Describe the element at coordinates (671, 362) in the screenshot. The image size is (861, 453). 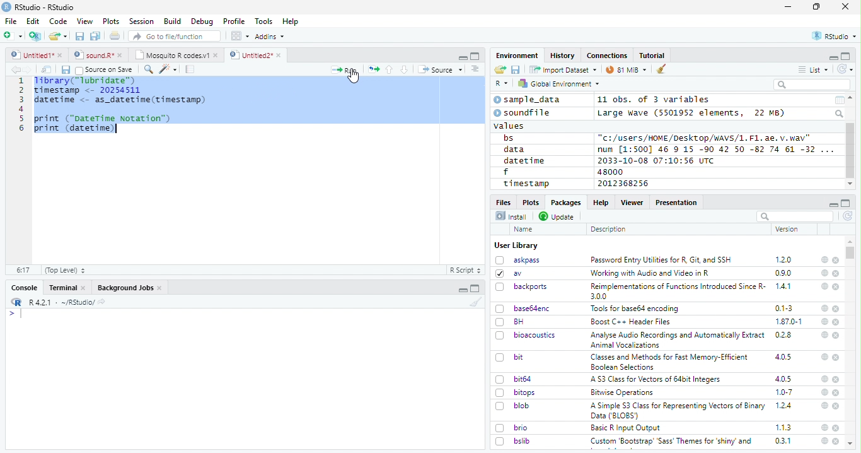
I see `(Classes and Methods for Fast Memory-Efficient
Boolean Selections` at that location.